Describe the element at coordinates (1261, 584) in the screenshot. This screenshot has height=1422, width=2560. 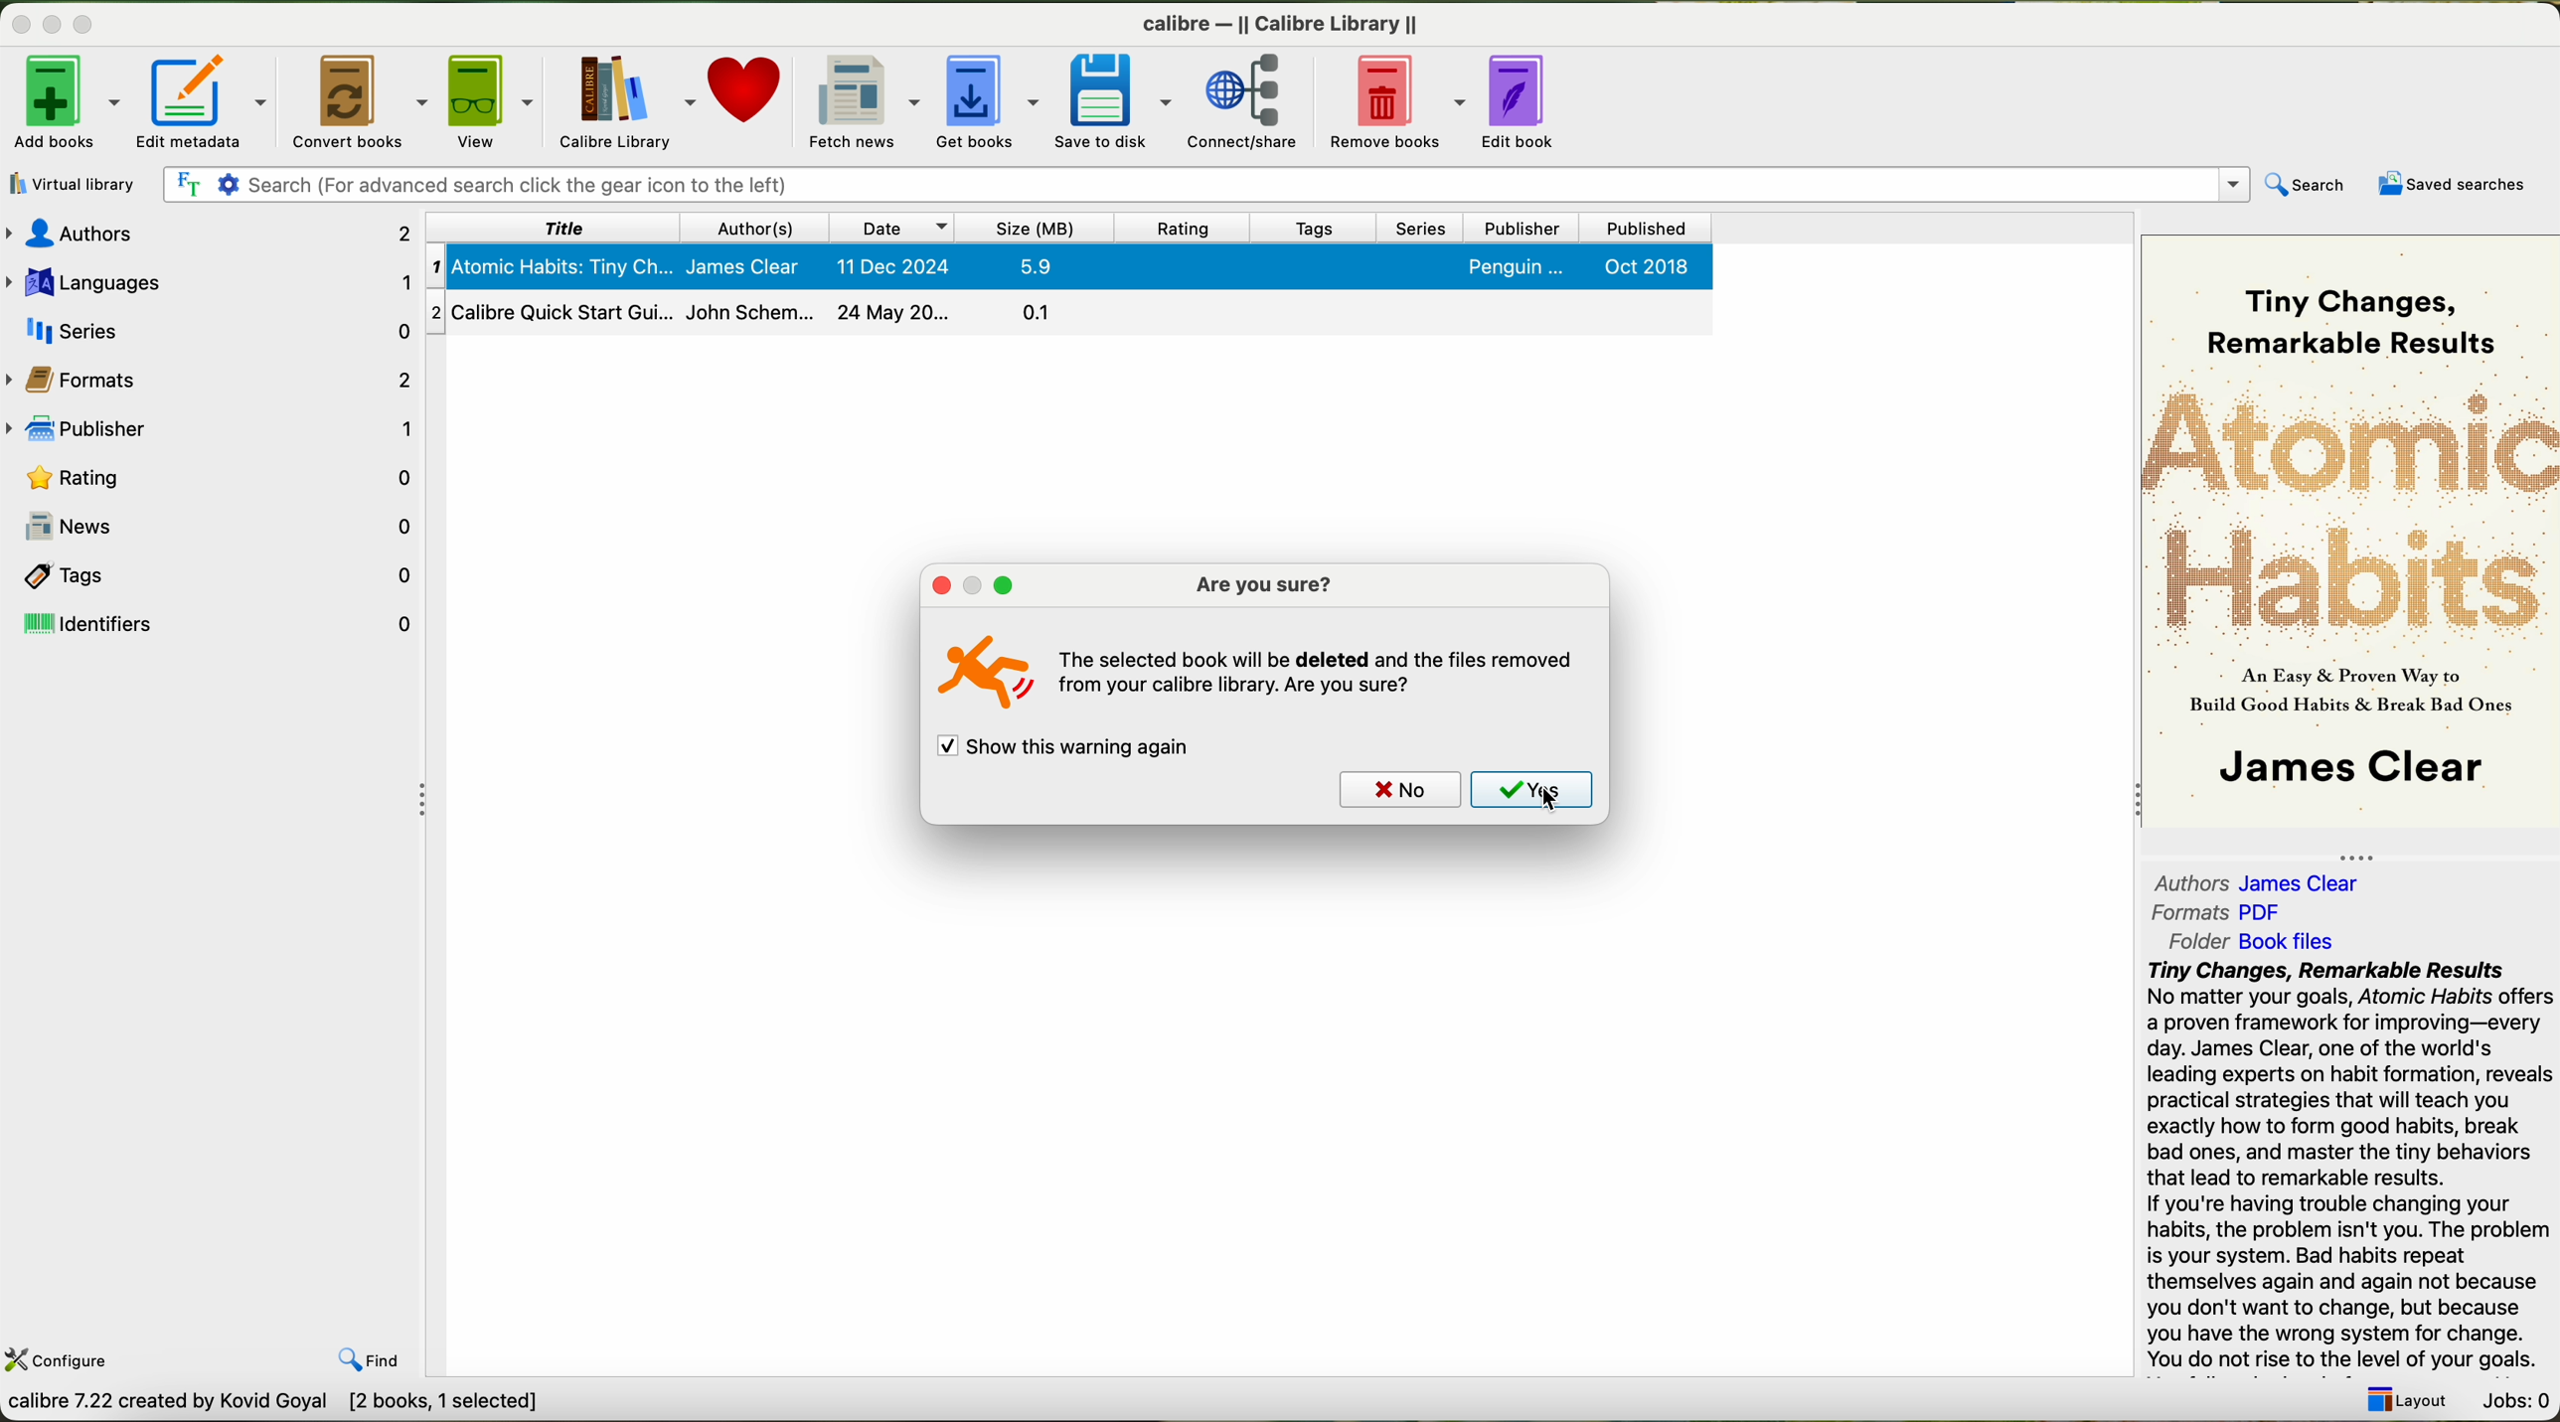
I see `are you sure?` at that location.